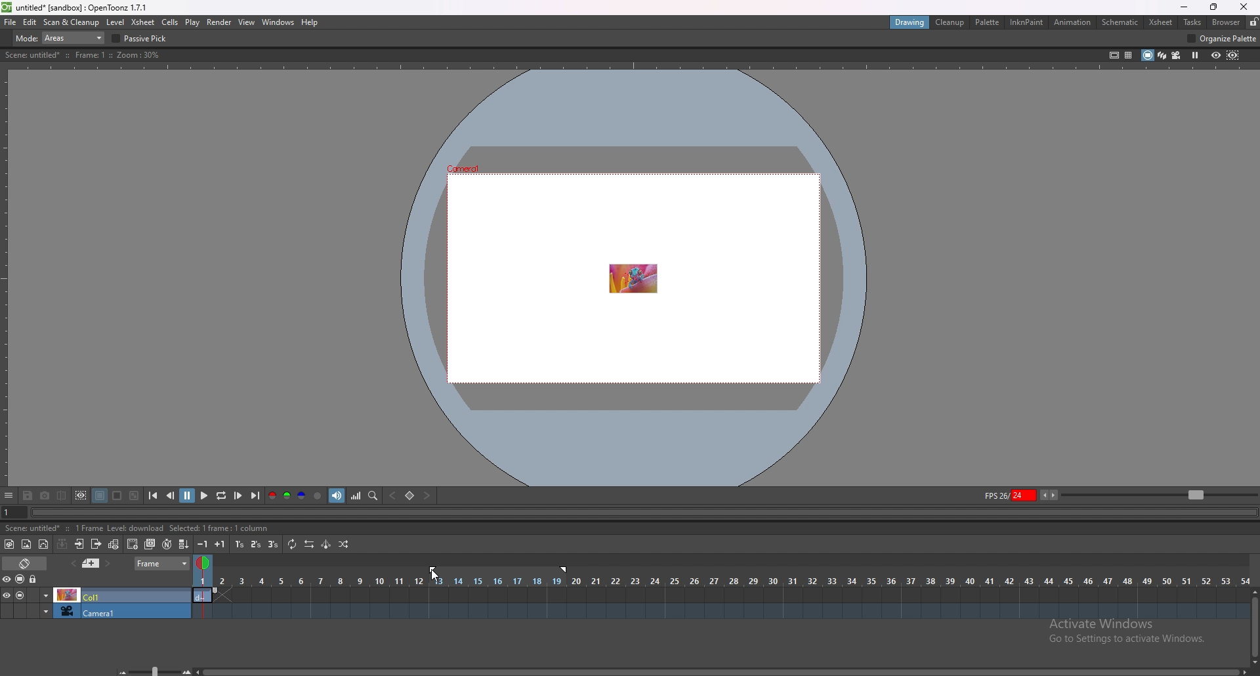 This screenshot has height=676, width=1260. Describe the element at coordinates (988, 22) in the screenshot. I see `palette` at that location.